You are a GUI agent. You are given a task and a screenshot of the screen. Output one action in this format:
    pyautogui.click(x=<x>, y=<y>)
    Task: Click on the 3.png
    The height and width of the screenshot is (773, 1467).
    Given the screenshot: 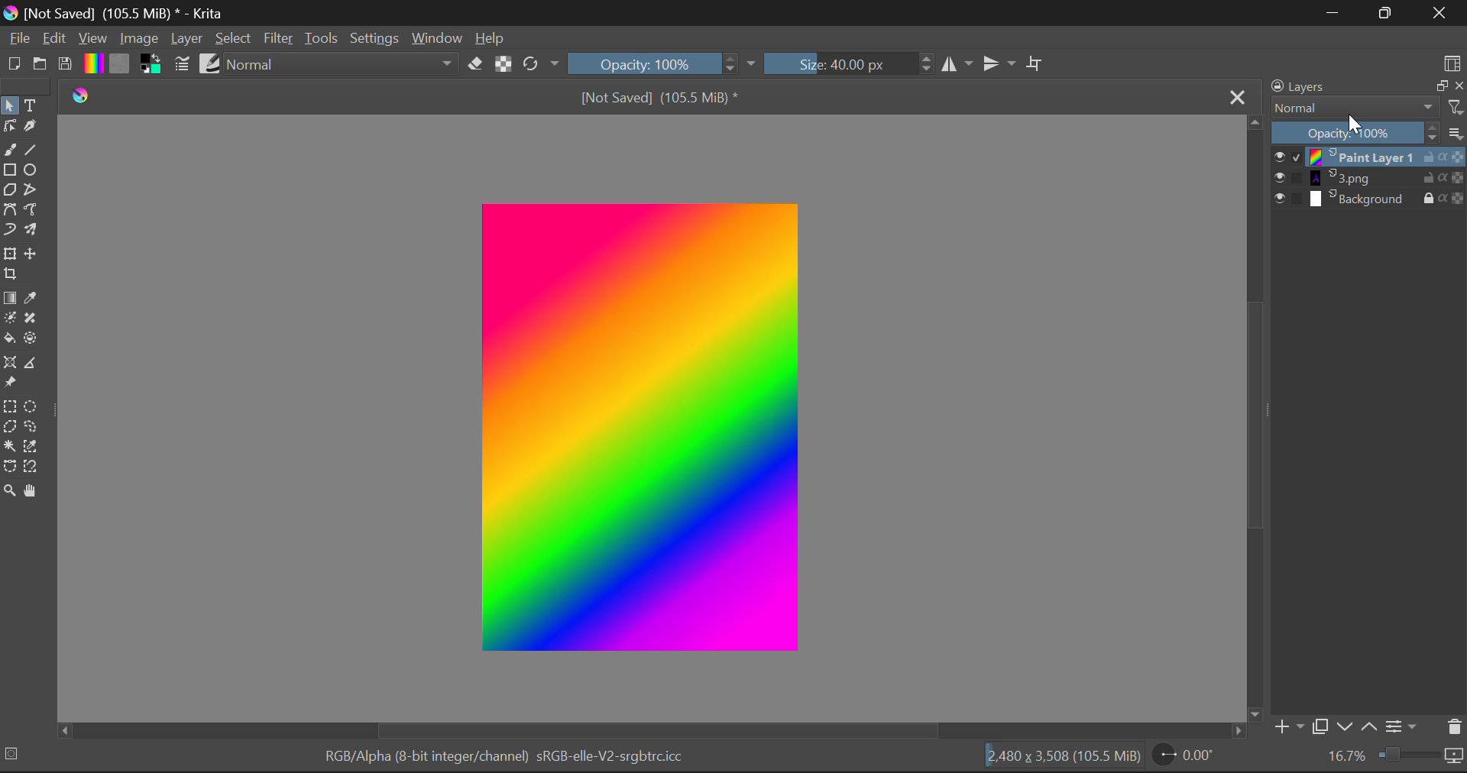 What is the action you would take?
    pyautogui.click(x=1361, y=178)
    